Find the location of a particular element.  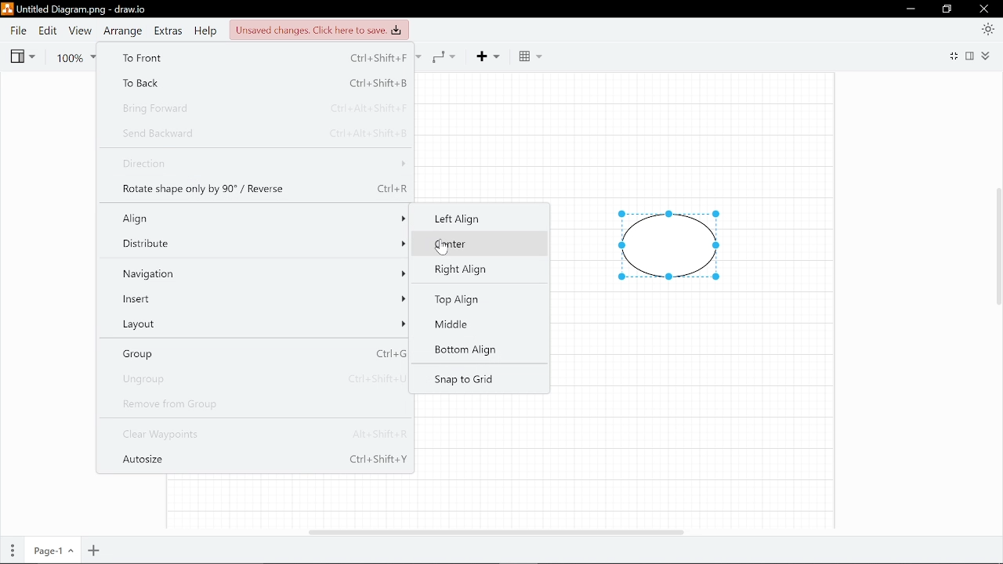

Collapse/expand is located at coordinates (988, 56).